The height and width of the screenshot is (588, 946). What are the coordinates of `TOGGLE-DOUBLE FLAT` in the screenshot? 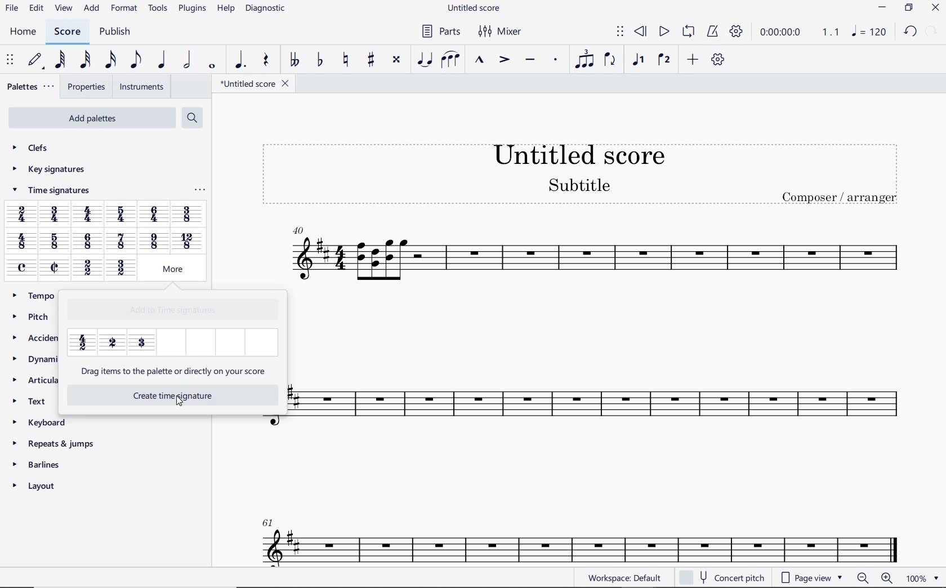 It's located at (294, 60).